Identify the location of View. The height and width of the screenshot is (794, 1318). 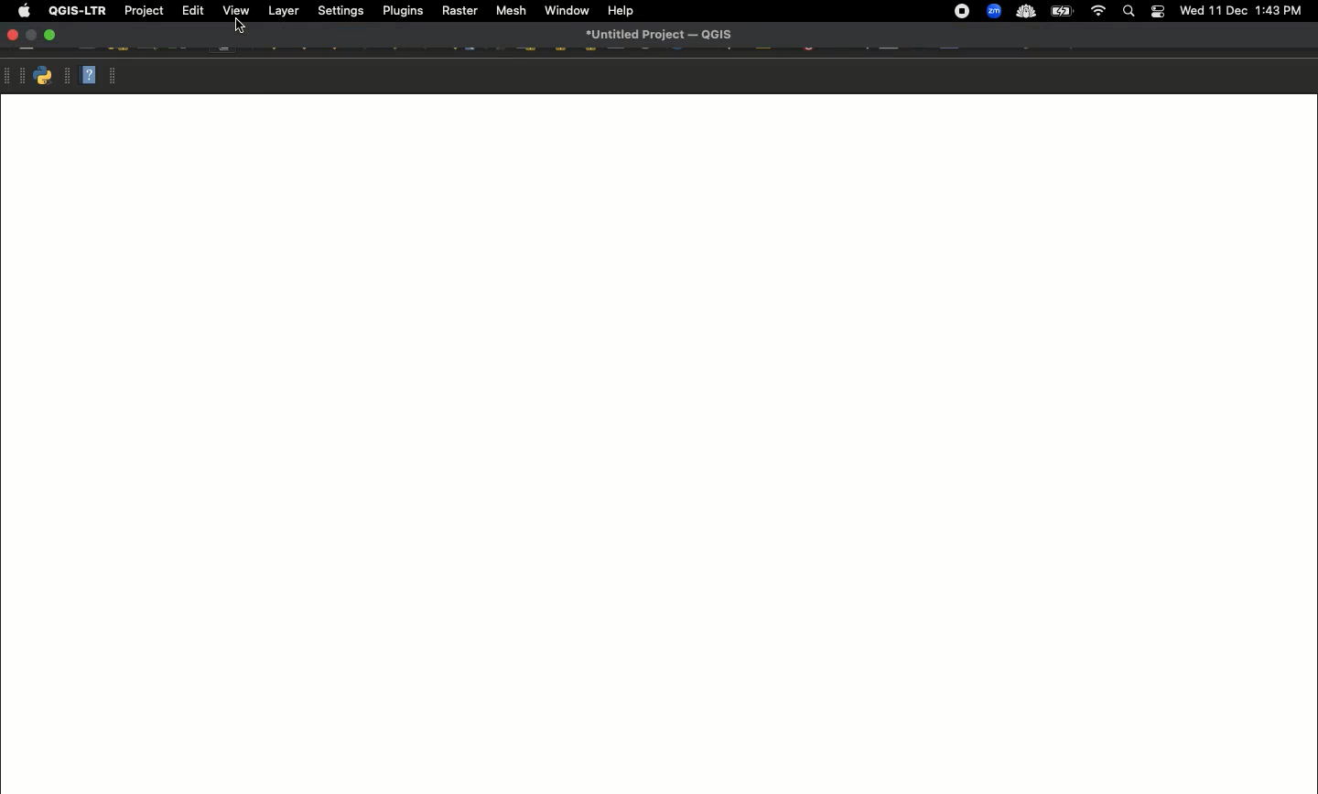
(234, 10).